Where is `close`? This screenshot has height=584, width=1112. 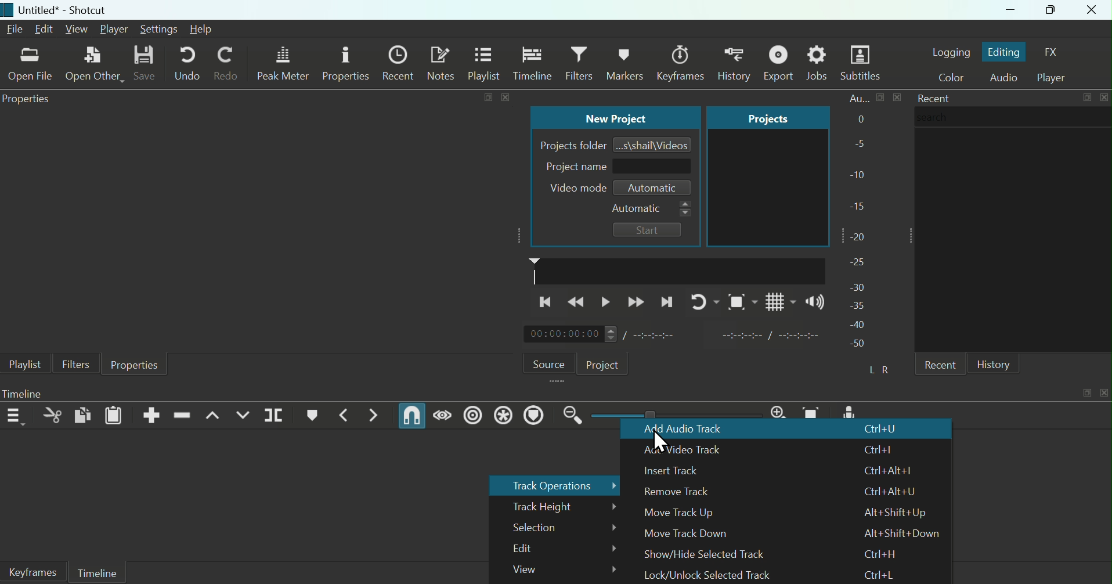 close is located at coordinates (1103, 97).